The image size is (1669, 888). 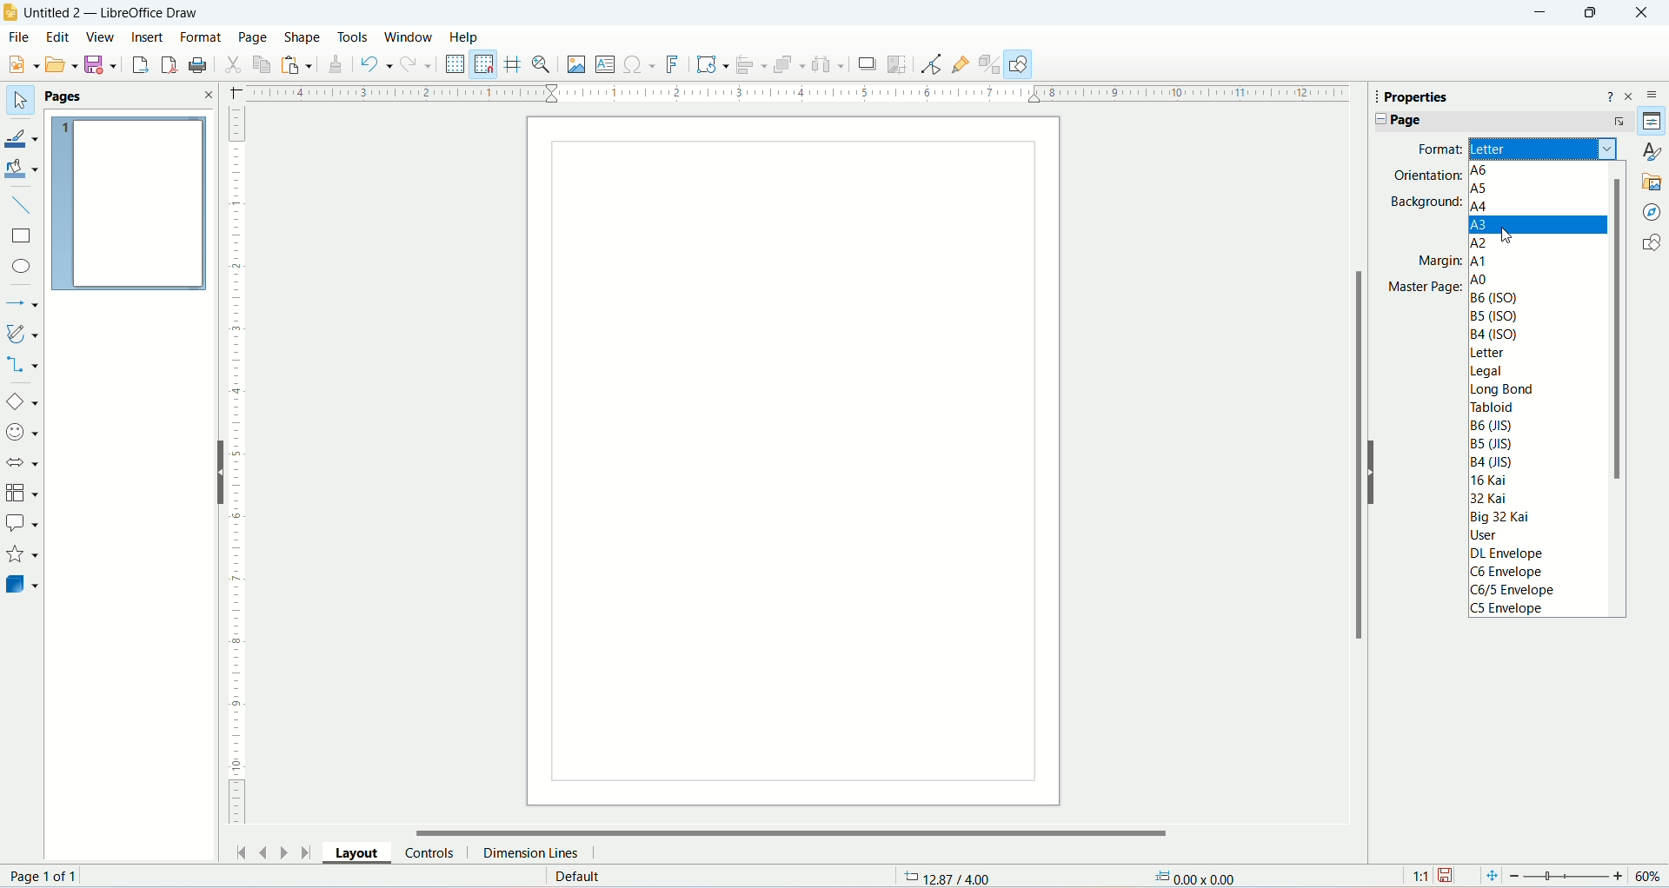 What do you see at coordinates (103, 65) in the screenshot?
I see `save` at bounding box center [103, 65].